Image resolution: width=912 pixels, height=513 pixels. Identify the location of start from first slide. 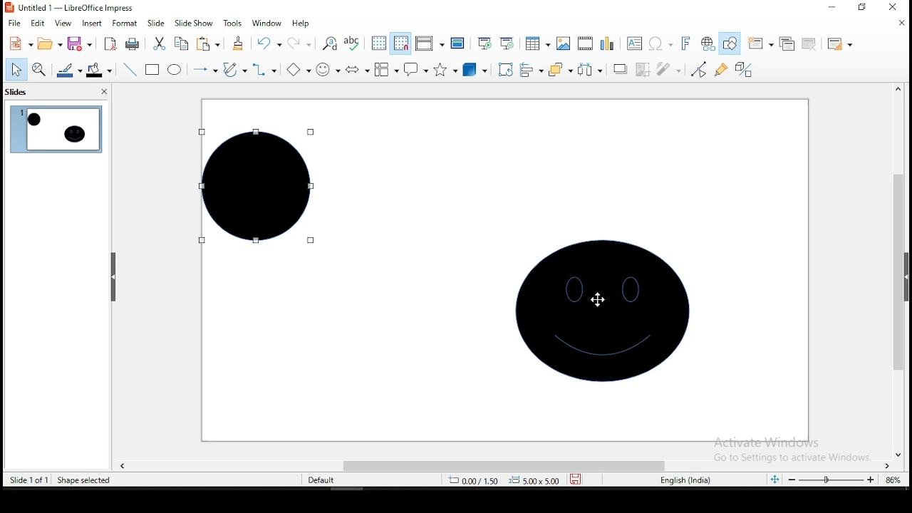
(484, 43).